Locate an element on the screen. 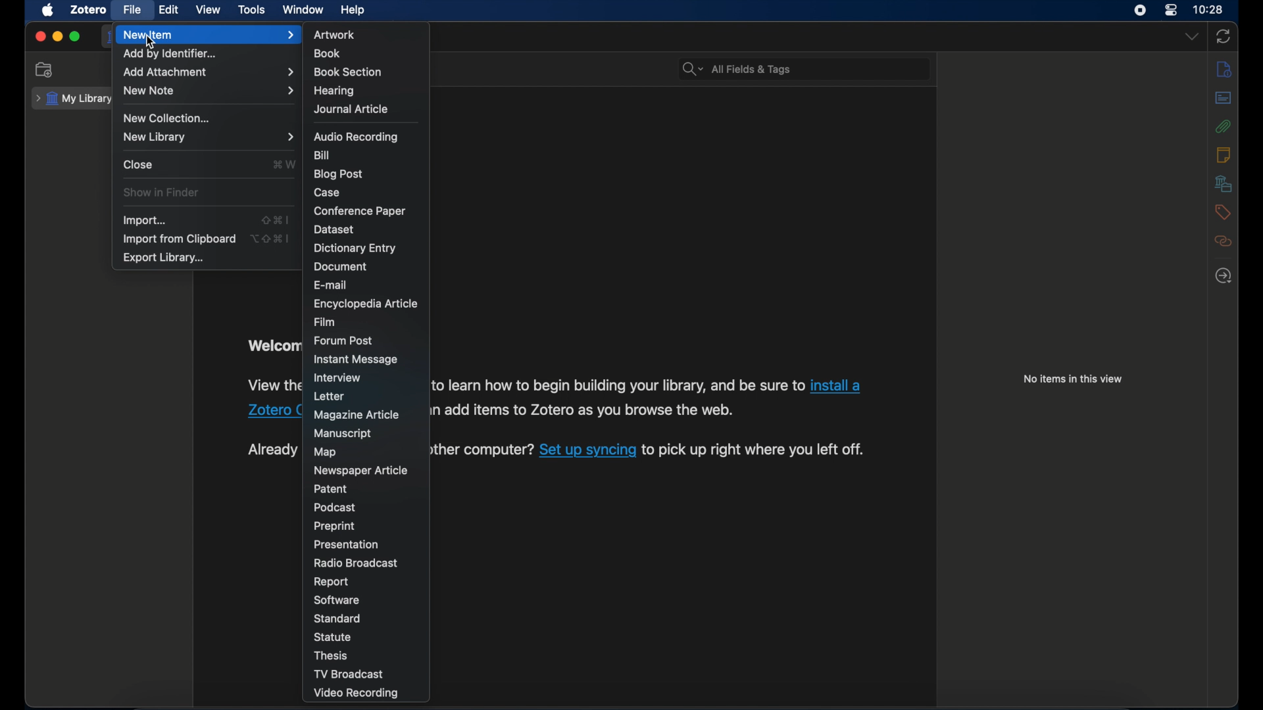 The height and width of the screenshot is (710, 1263). conference paper is located at coordinates (359, 211).